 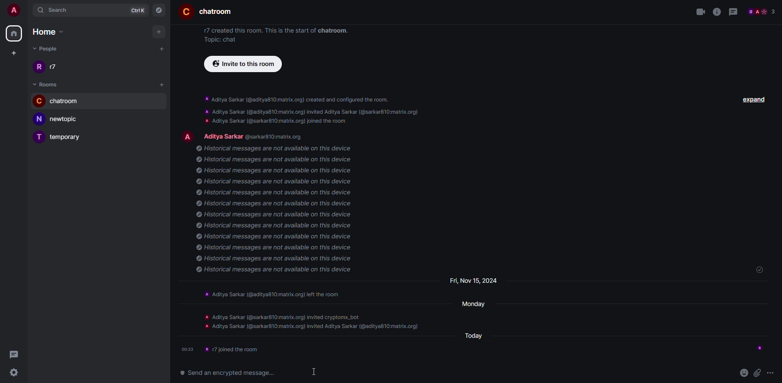 I want to click on new topic, so click(x=60, y=119).